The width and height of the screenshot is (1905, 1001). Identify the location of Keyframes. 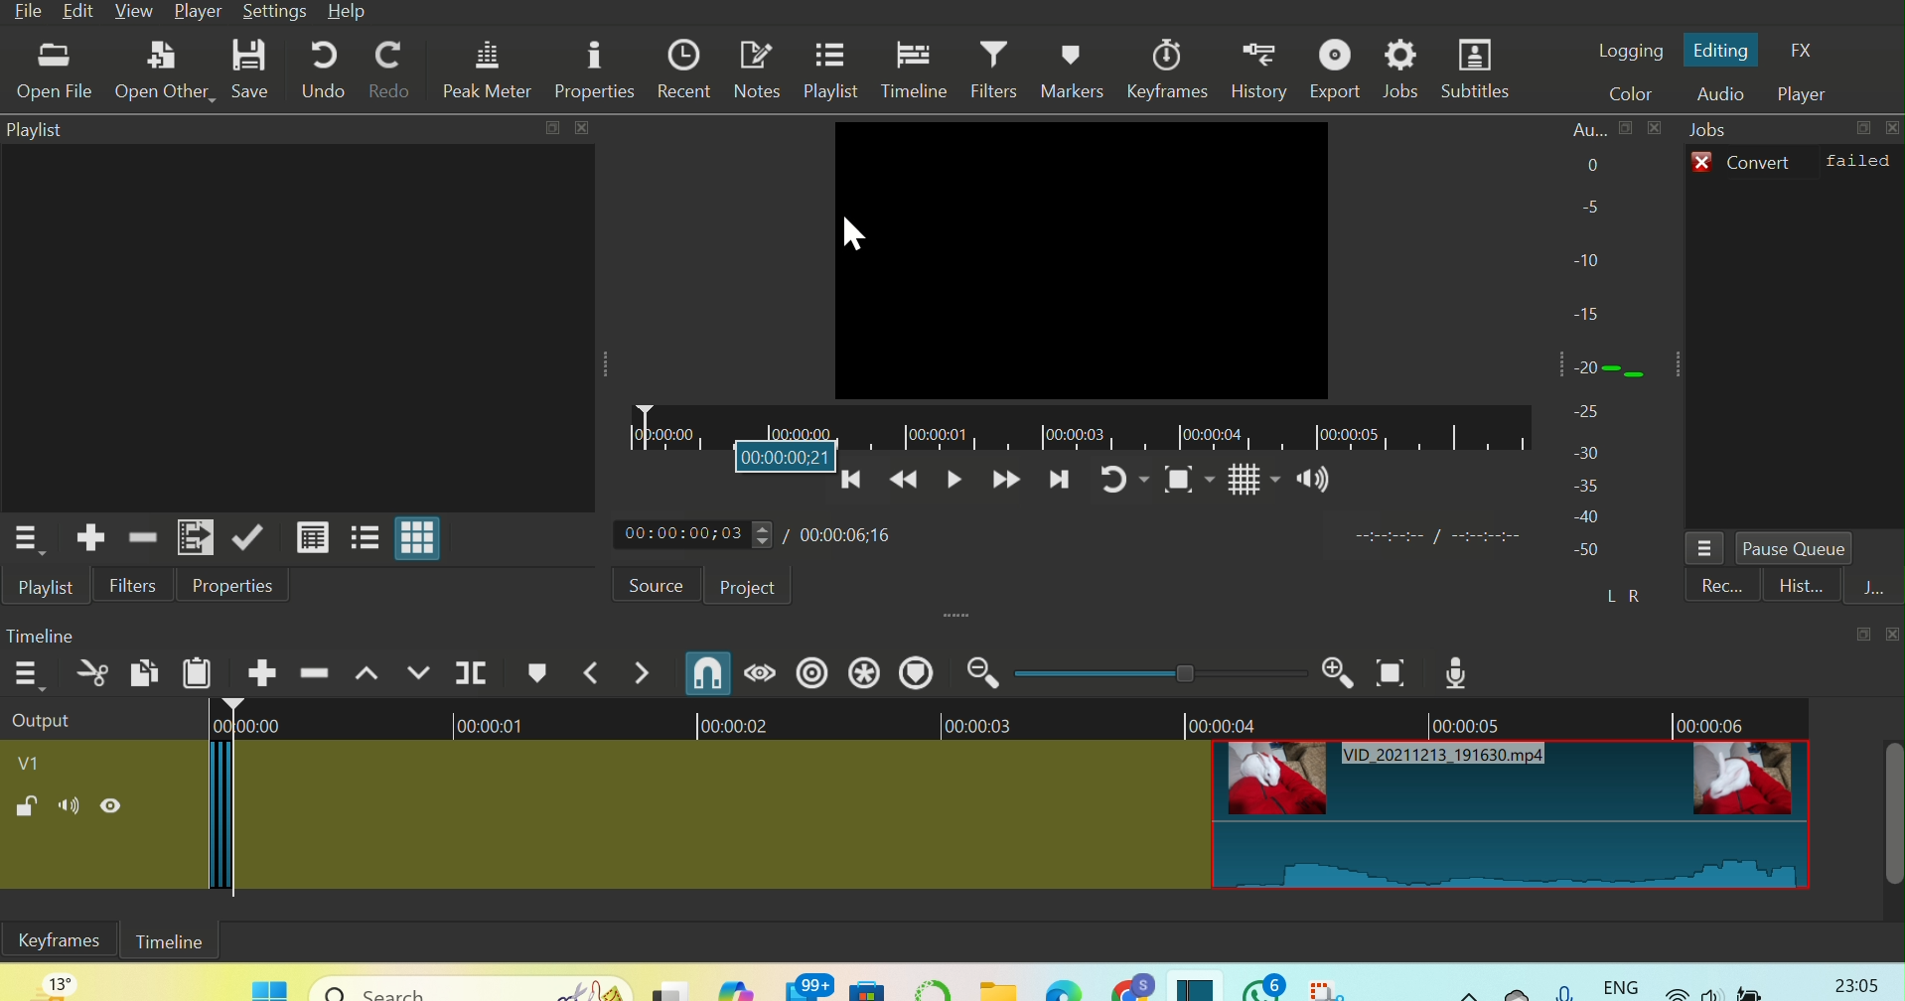
(65, 942).